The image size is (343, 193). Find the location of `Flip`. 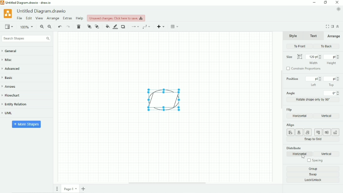

Flip is located at coordinates (290, 109).